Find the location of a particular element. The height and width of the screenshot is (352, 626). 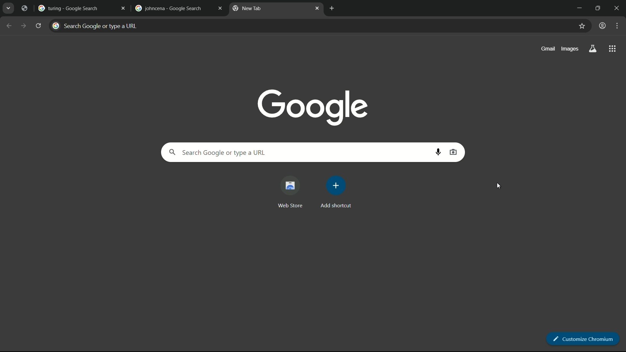

add more shortcut is located at coordinates (336, 193).